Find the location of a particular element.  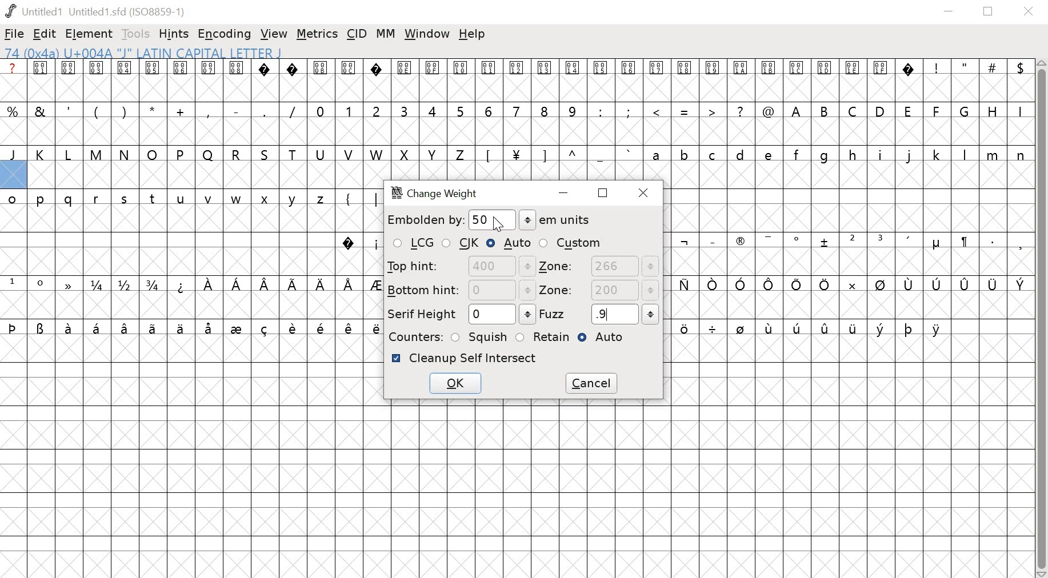

special characters is located at coordinates (974, 68).